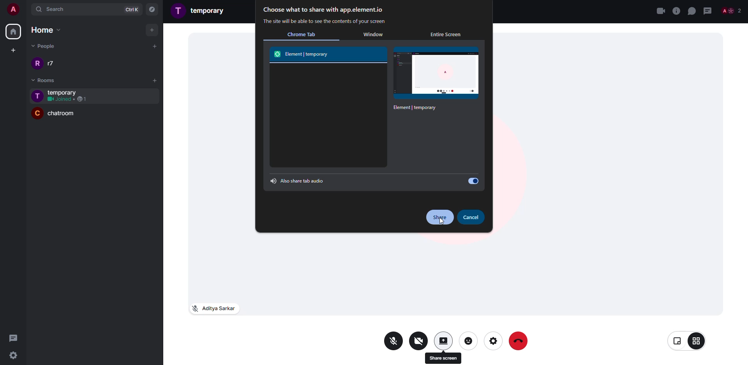 This screenshot has height=365, width=748. What do you see at coordinates (323, 10) in the screenshot?
I see `choose what to share` at bounding box center [323, 10].